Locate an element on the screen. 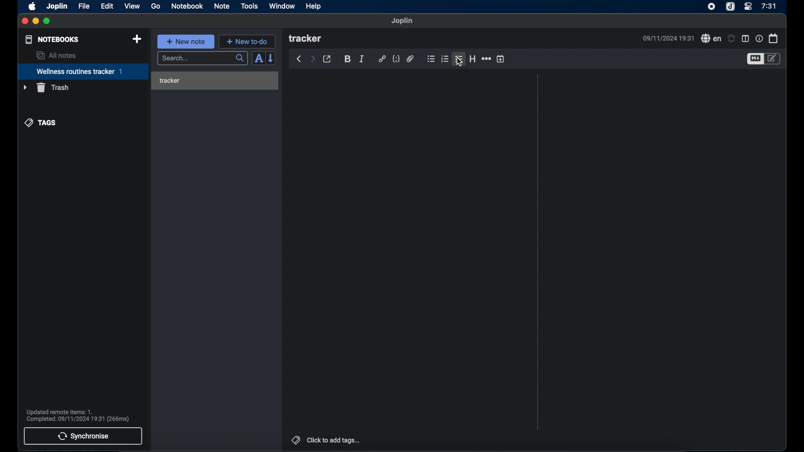 This screenshot has width=804, height=452. screen recorder is located at coordinates (711, 6).